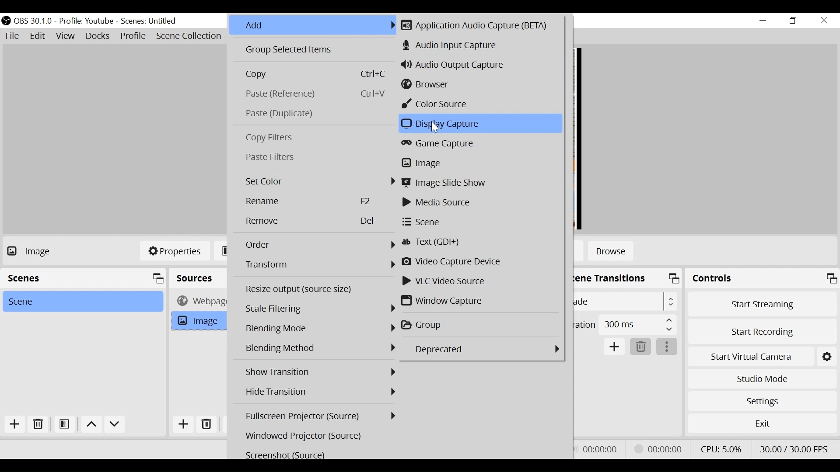  What do you see at coordinates (480, 300) in the screenshot?
I see `Window Capture` at bounding box center [480, 300].